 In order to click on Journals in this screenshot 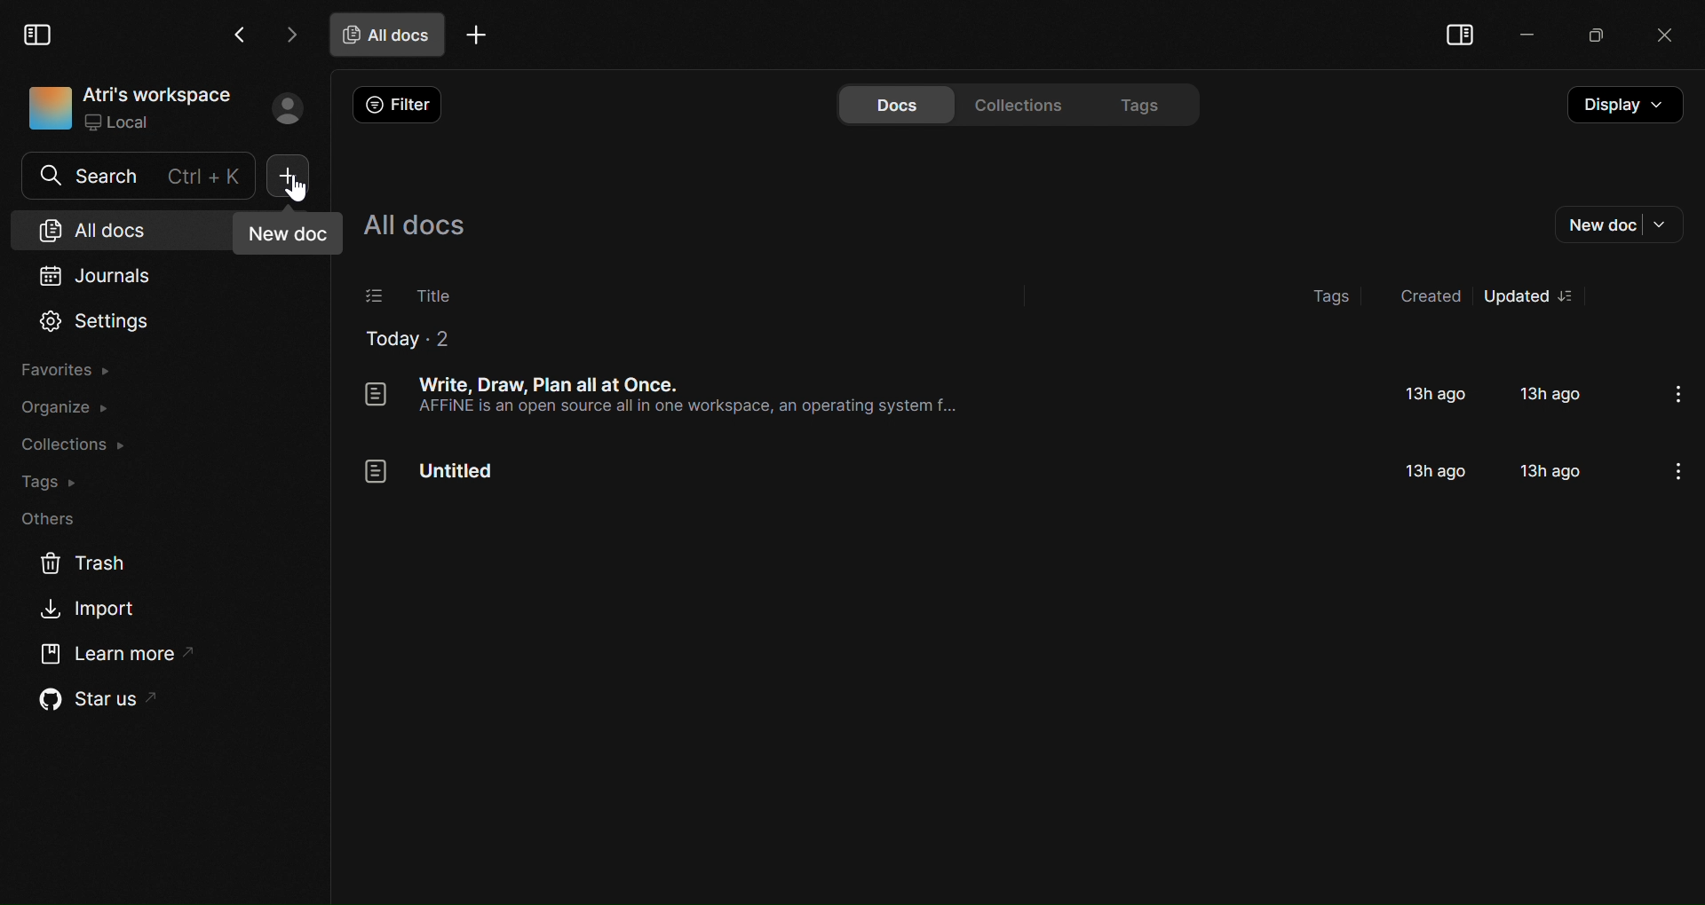, I will do `click(118, 275)`.